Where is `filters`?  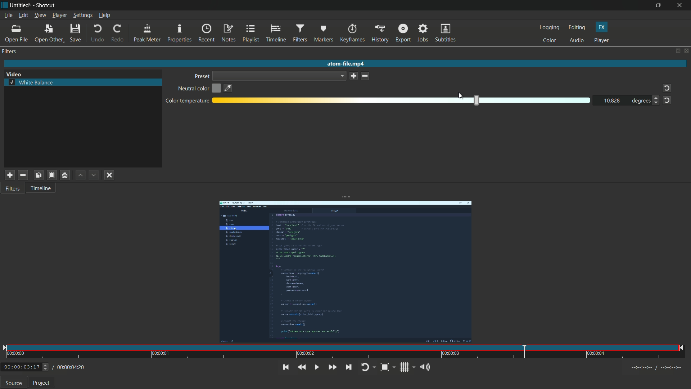 filters is located at coordinates (301, 33).